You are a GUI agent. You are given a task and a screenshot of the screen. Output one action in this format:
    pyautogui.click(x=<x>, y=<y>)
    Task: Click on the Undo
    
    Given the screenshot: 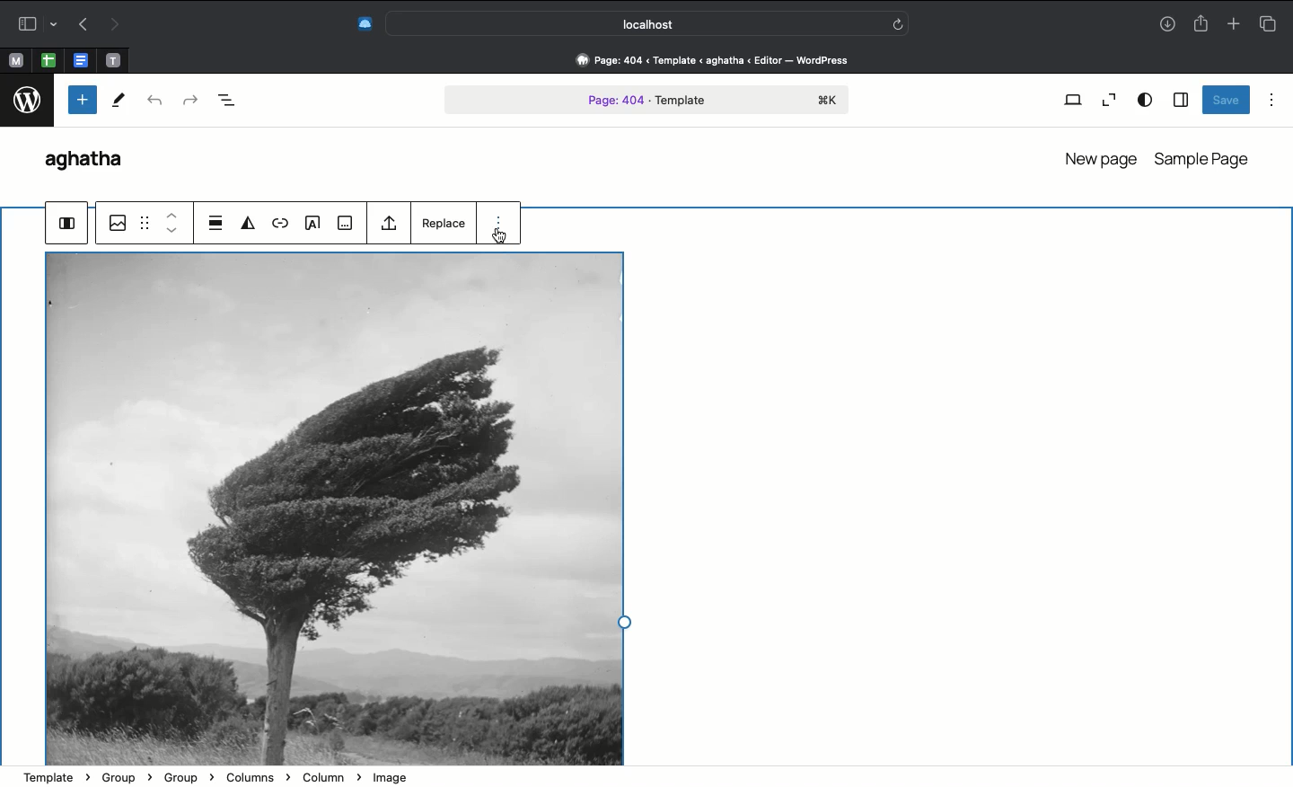 What is the action you would take?
    pyautogui.click(x=156, y=103)
    